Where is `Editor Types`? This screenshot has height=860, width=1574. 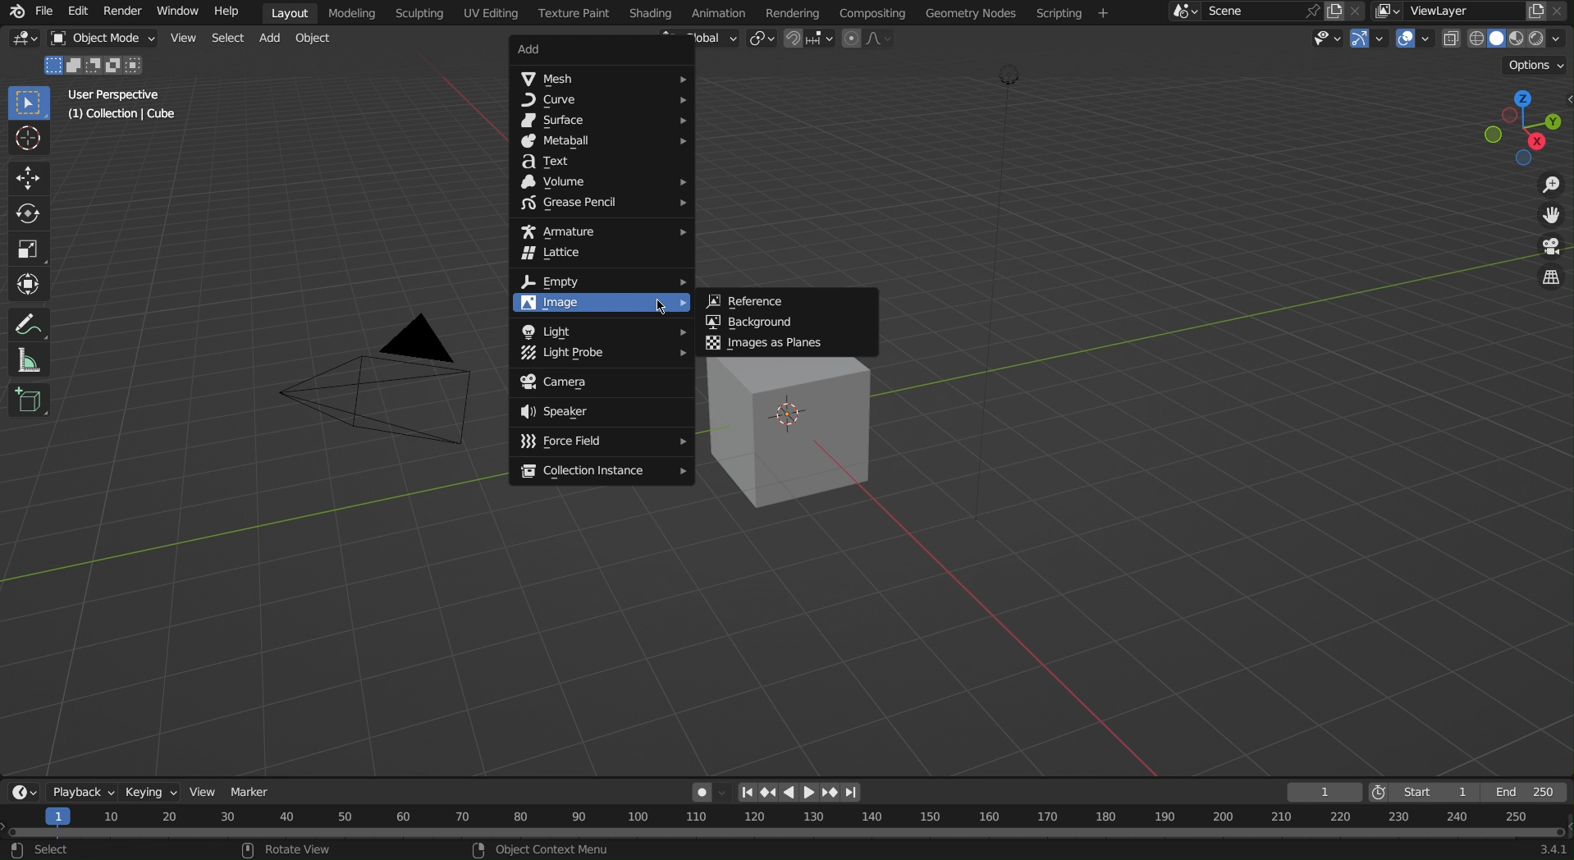
Editor Types is located at coordinates (21, 790).